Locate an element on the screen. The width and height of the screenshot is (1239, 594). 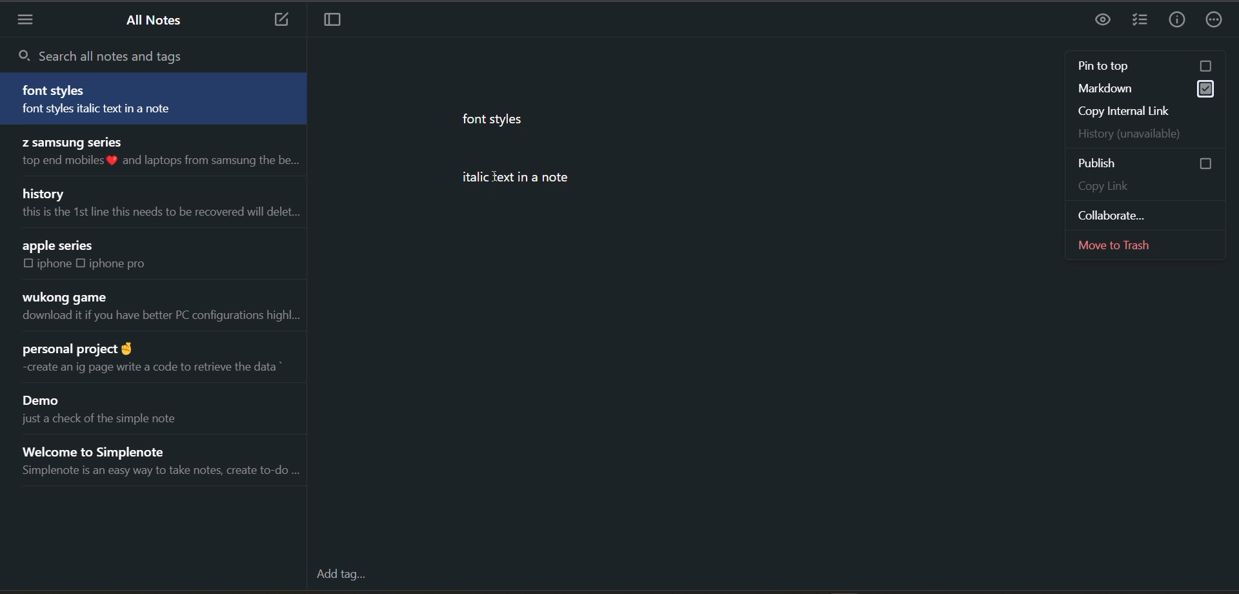
toggle focus mode is located at coordinates (341, 22).